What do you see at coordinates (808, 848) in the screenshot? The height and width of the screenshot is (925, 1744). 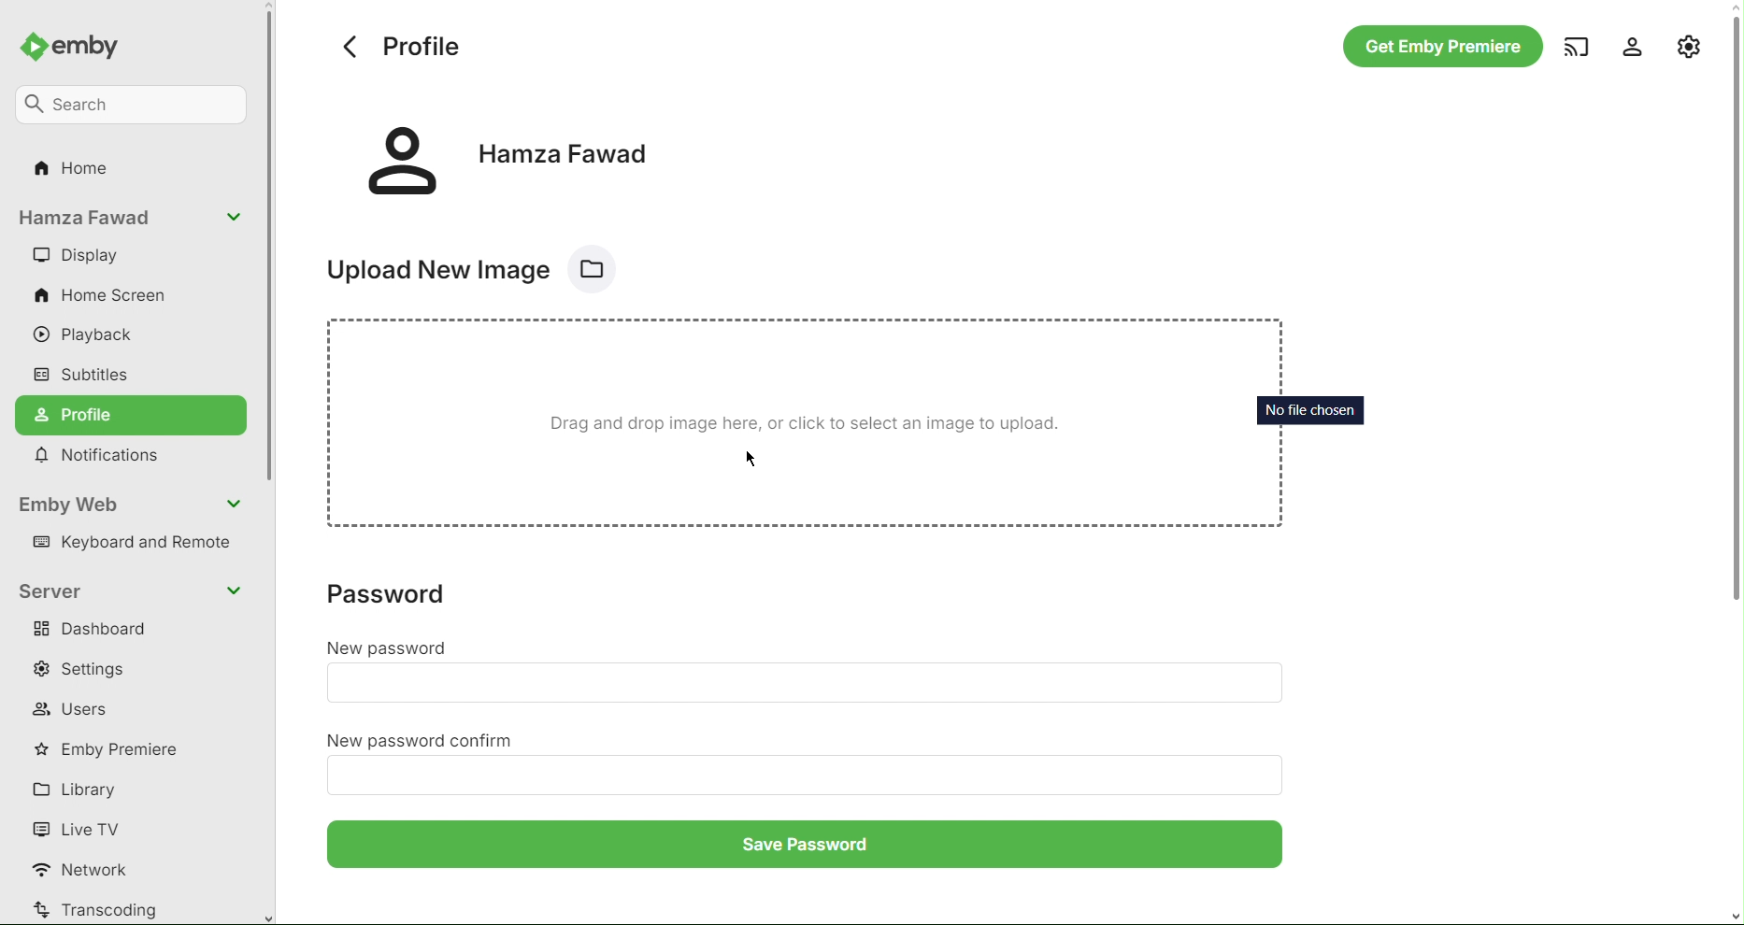 I see `Save Password` at bounding box center [808, 848].